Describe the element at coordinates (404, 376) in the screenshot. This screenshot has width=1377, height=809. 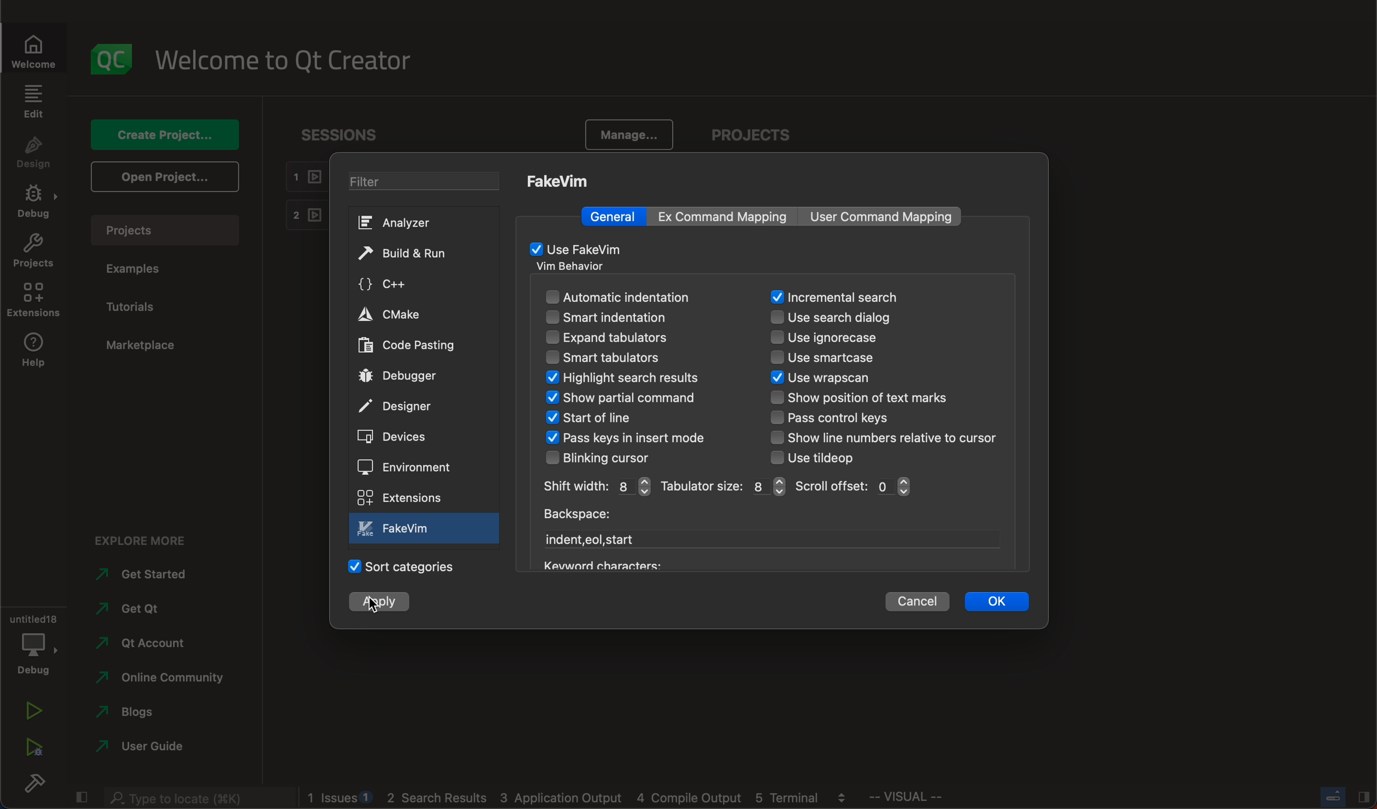
I see `debugger` at that location.